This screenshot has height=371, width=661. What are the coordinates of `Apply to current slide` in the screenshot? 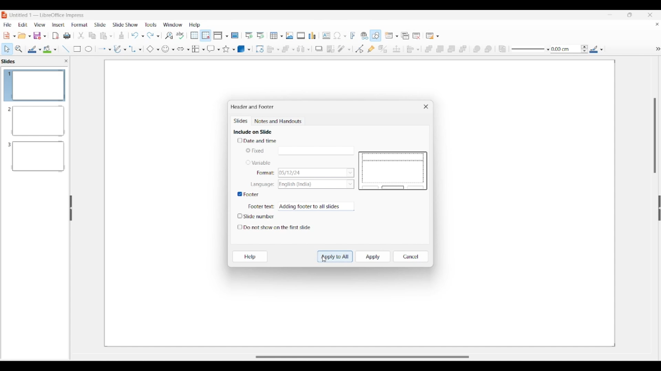 It's located at (373, 257).